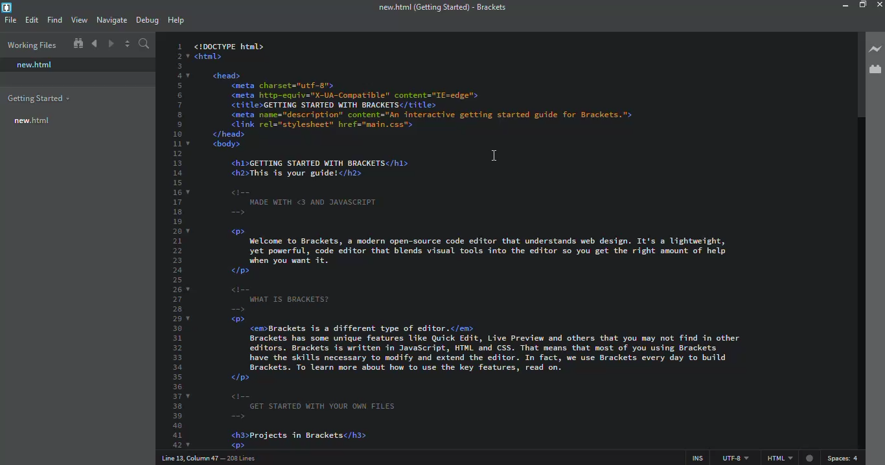  What do you see at coordinates (111, 43) in the screenshot?
I see `navigate forward` at bounding box center [111, 43].